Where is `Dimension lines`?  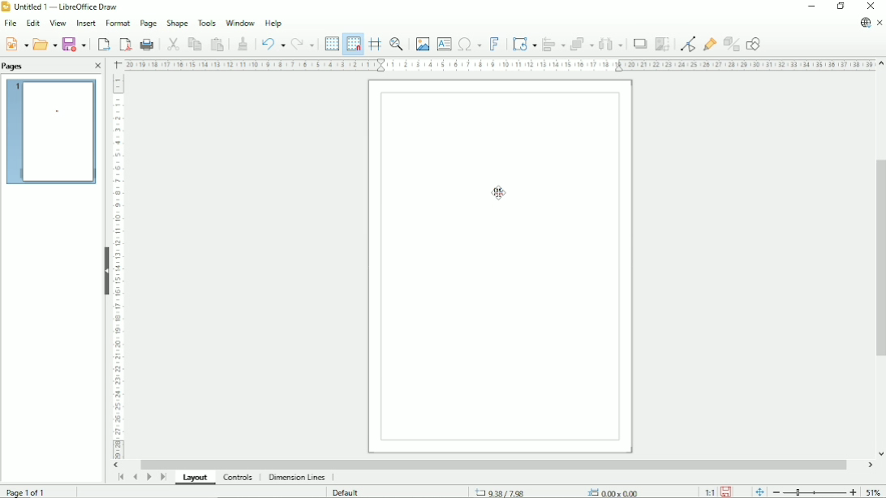
Dimension lines is located at coordinates (297, 477).